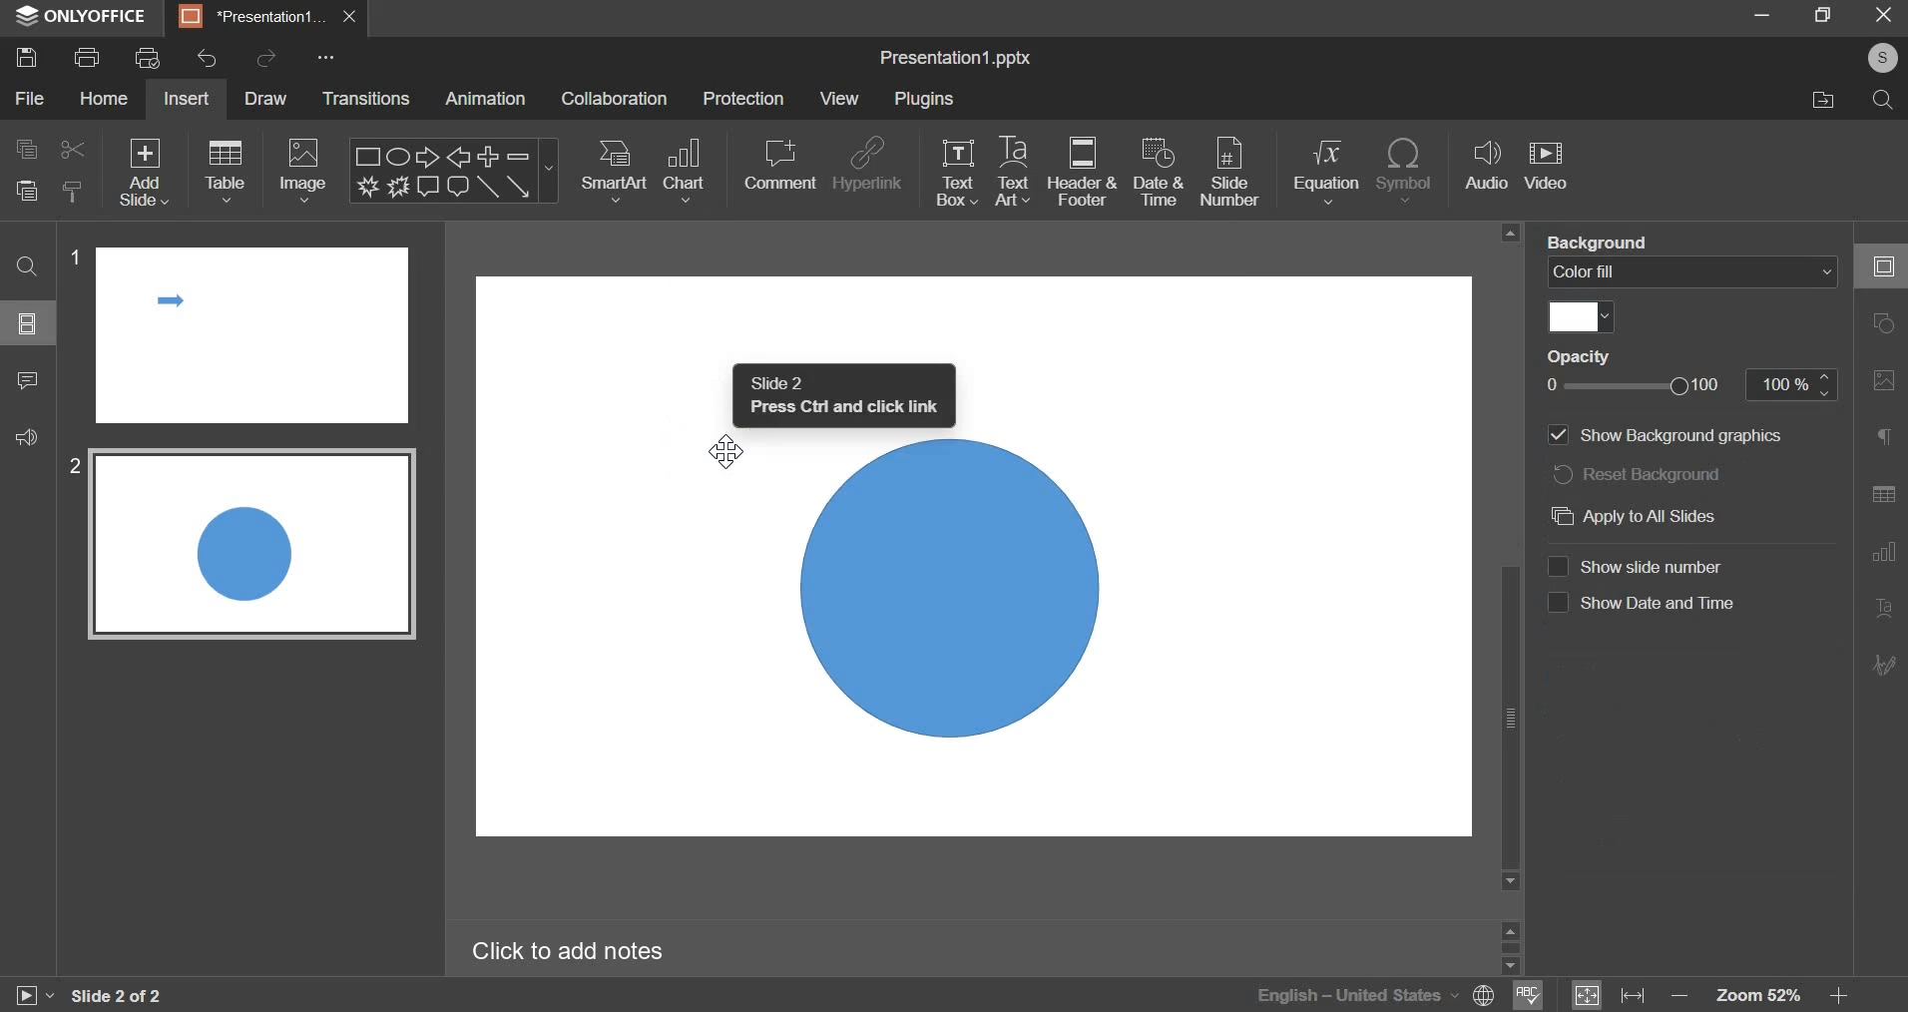  What do you see at coordinates (458, 187) in the screenshot?
I see `Rounded Rectangular callout` at bounding box center [458, 187].